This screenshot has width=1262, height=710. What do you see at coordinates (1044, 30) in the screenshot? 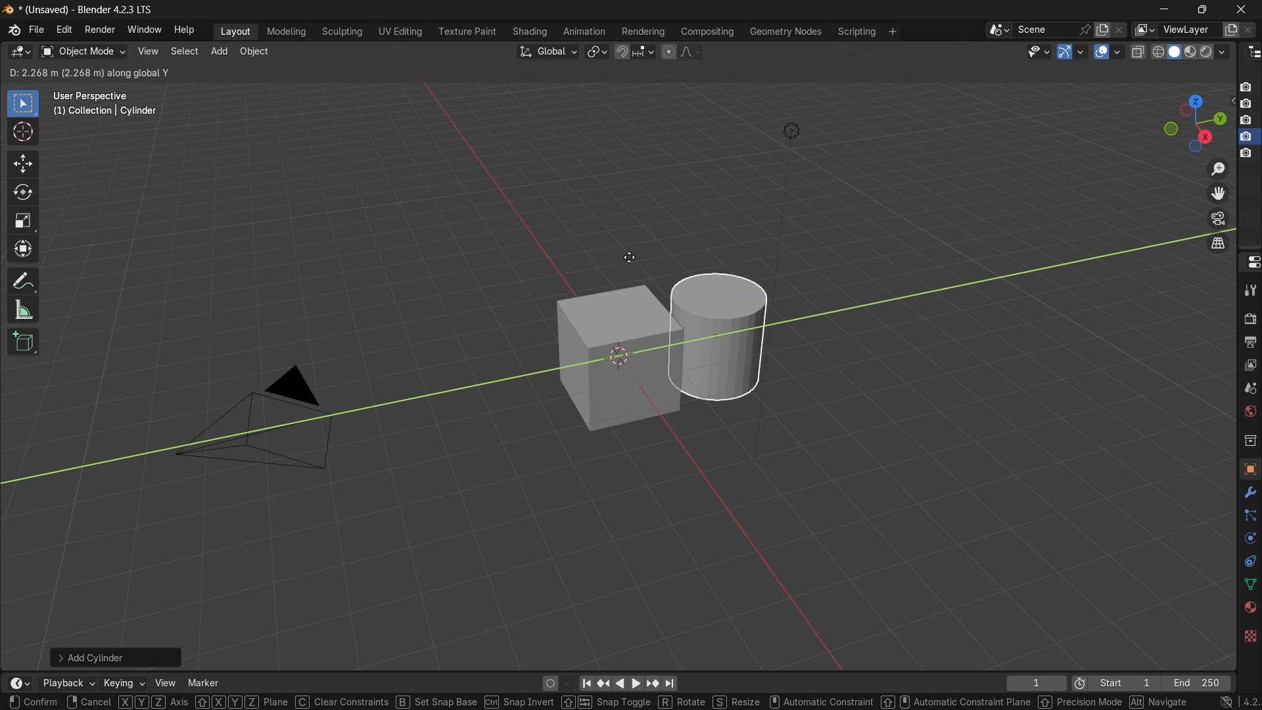
I see `scene name` at bounding box center [1044, 30].